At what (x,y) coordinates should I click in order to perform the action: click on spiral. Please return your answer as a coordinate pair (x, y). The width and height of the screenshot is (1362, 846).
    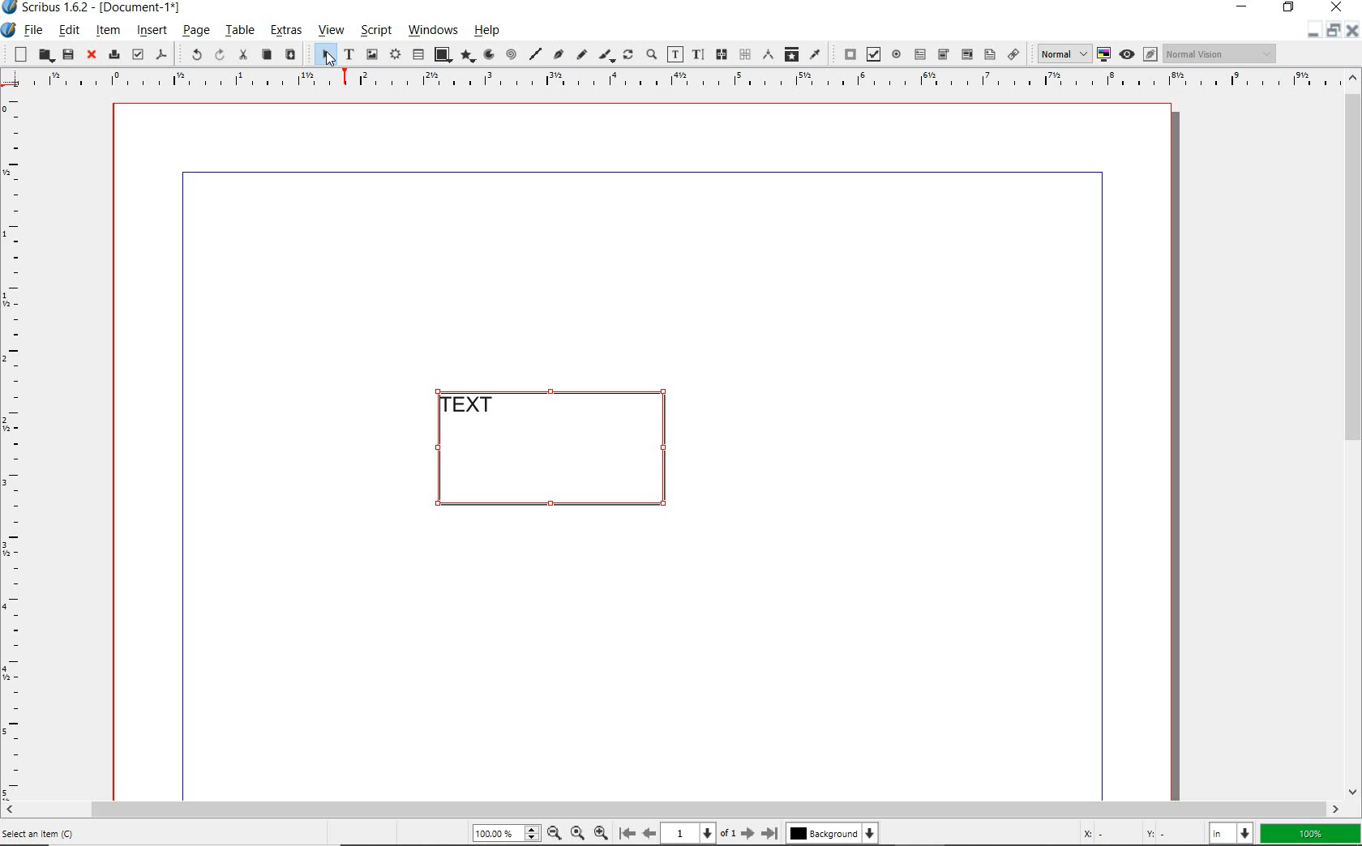
    Looking at the image, I should click on (512, 53).